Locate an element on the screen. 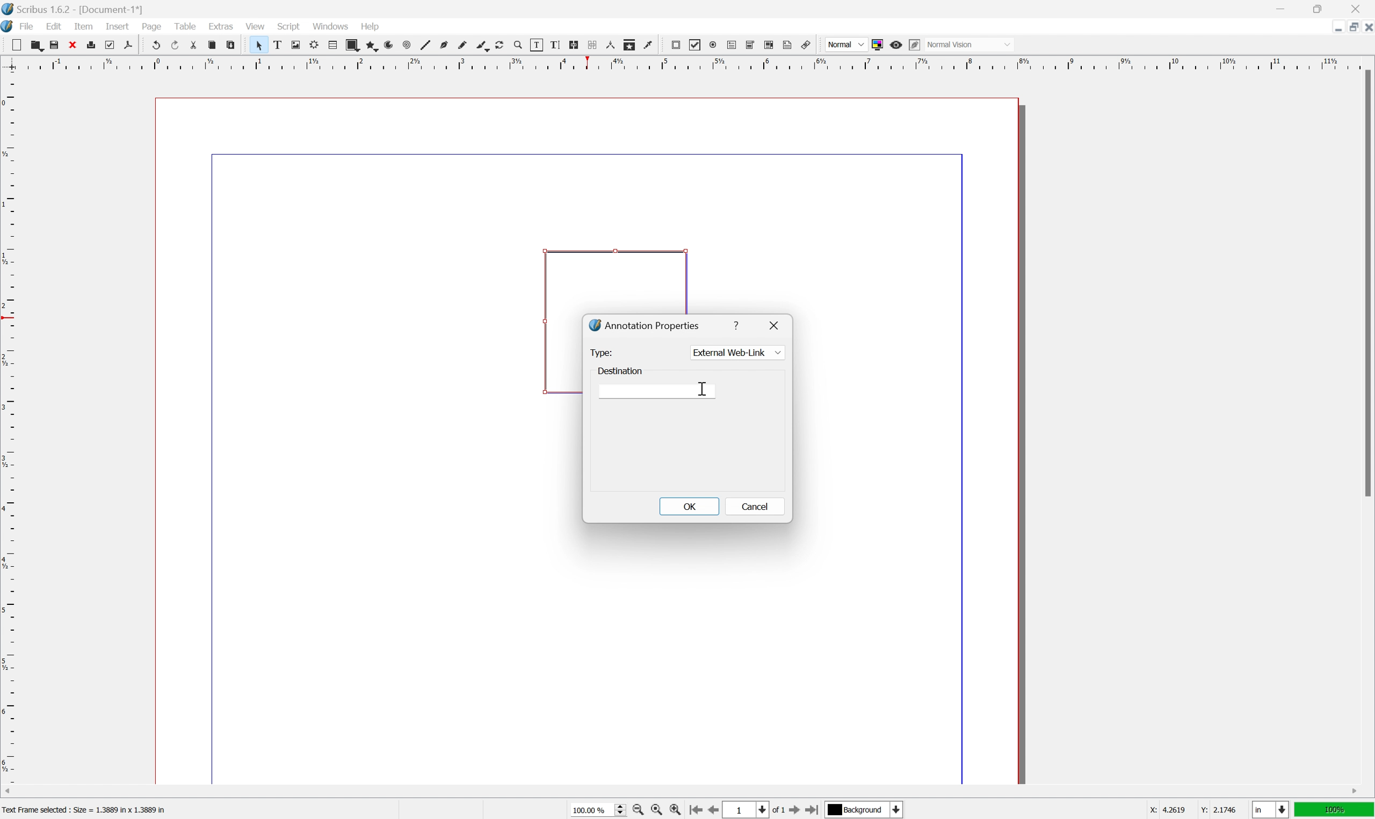 The image size is (1375, 819). type: is located at coordinates (604, 353).